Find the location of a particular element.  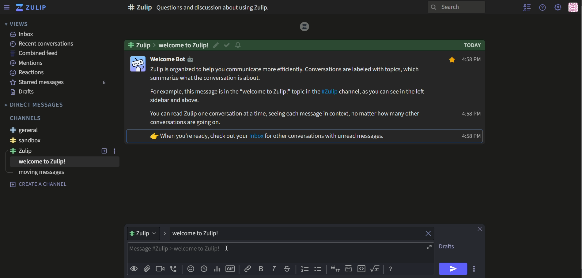

text is located at coordinates (174, 60).